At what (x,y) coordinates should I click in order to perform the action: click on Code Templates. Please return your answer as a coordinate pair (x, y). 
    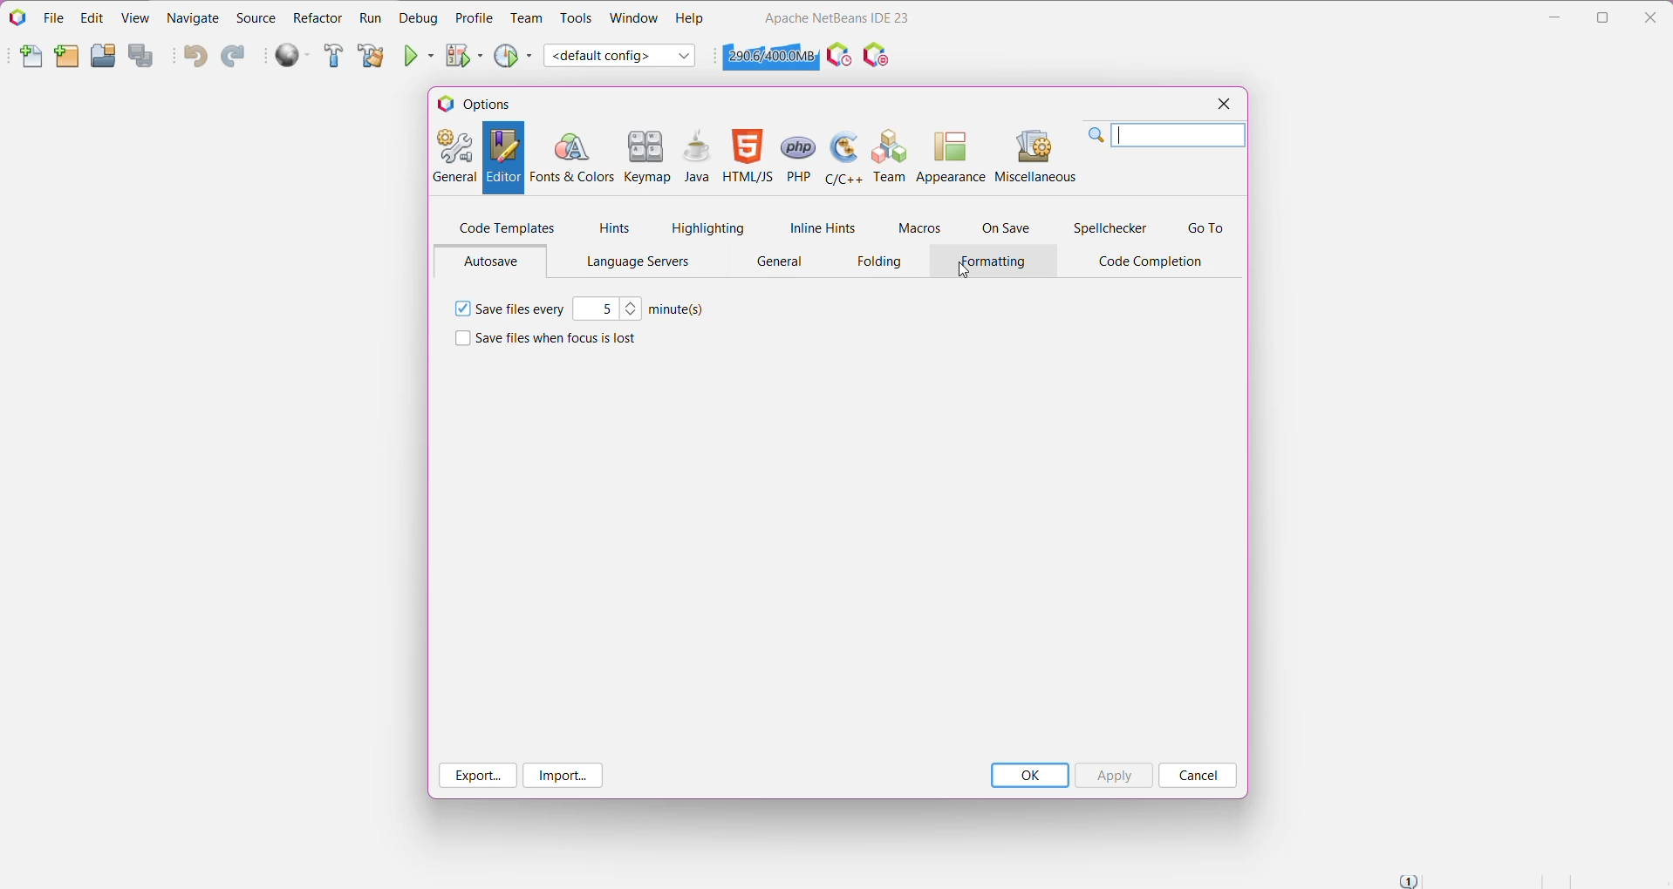
    Looking at the image, I should click on (507, 227).